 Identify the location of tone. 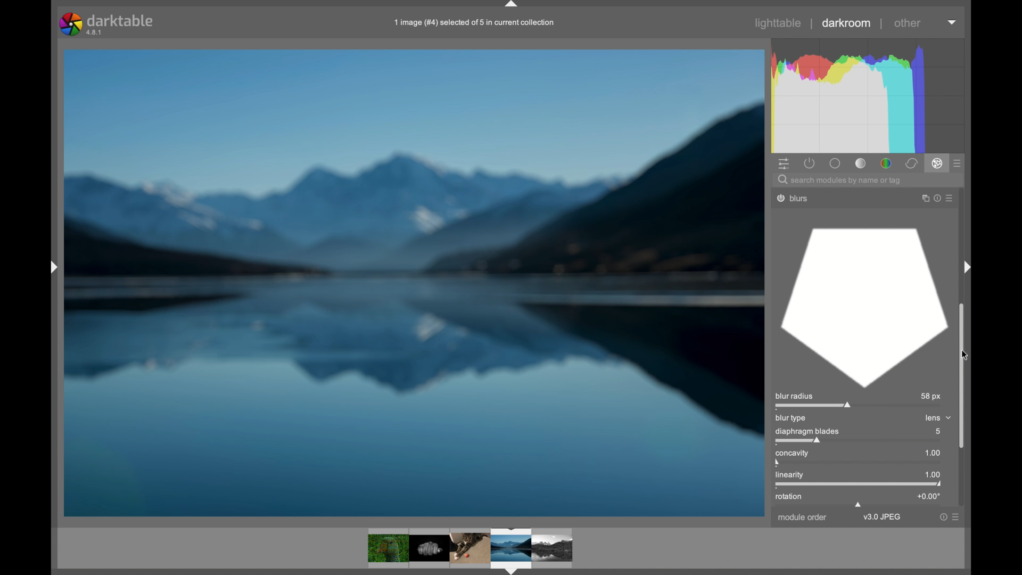
(860, 163).